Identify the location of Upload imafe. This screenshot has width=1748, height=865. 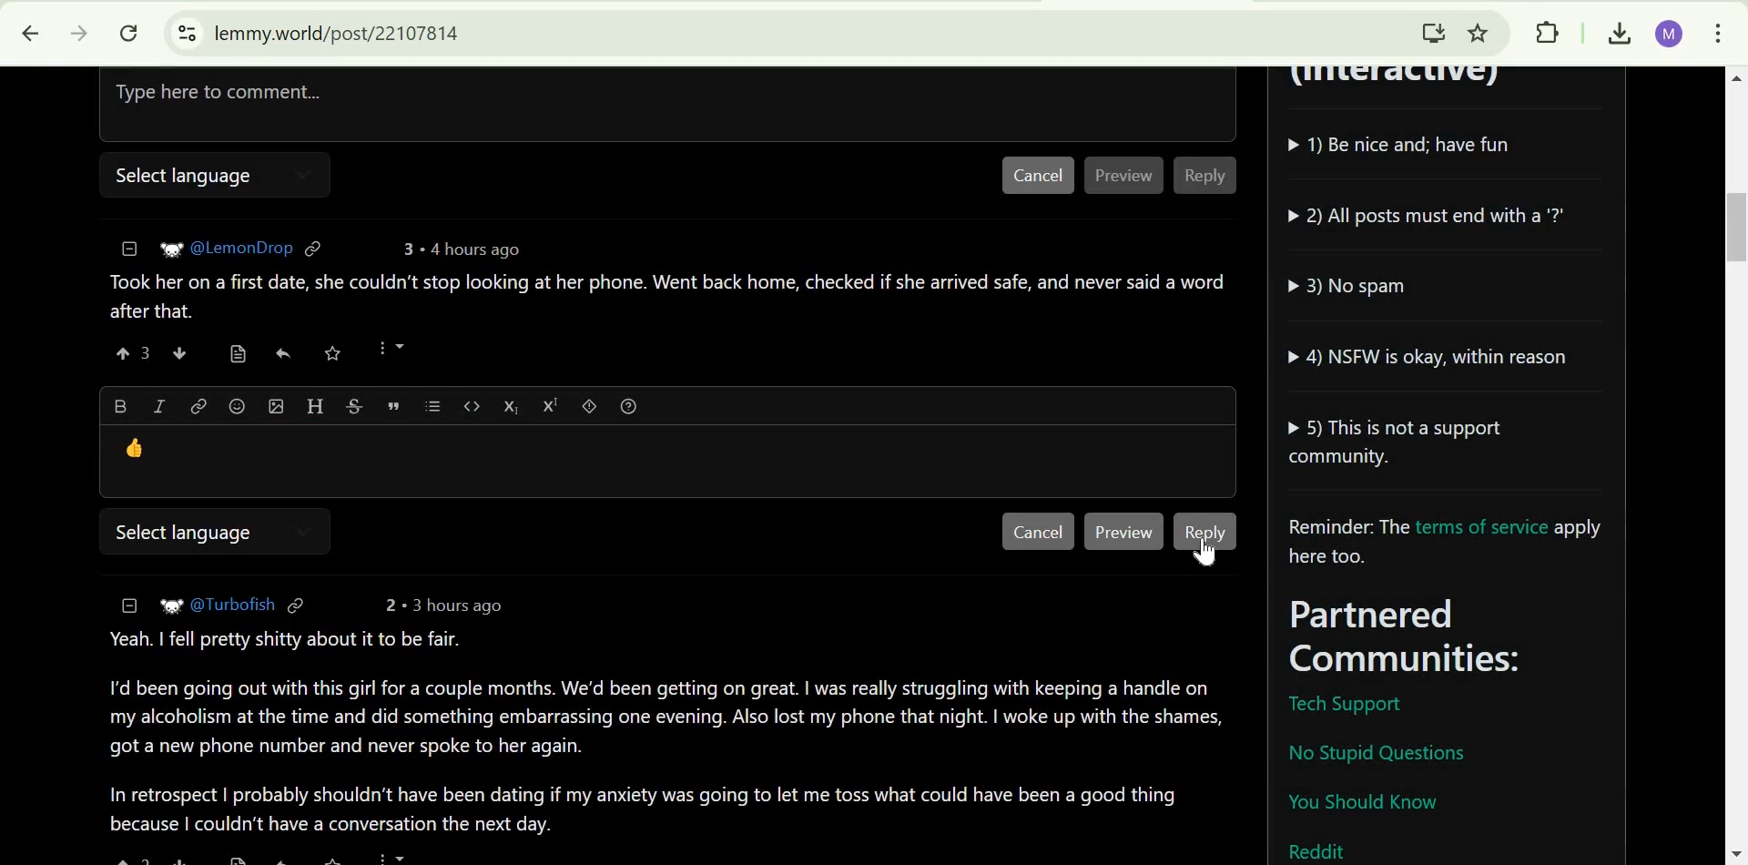
(277, 405).